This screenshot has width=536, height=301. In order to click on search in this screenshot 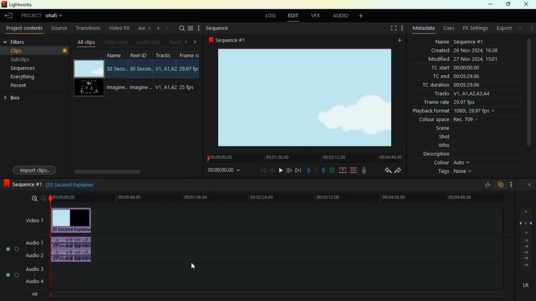, I will do `click(182, 29)`.